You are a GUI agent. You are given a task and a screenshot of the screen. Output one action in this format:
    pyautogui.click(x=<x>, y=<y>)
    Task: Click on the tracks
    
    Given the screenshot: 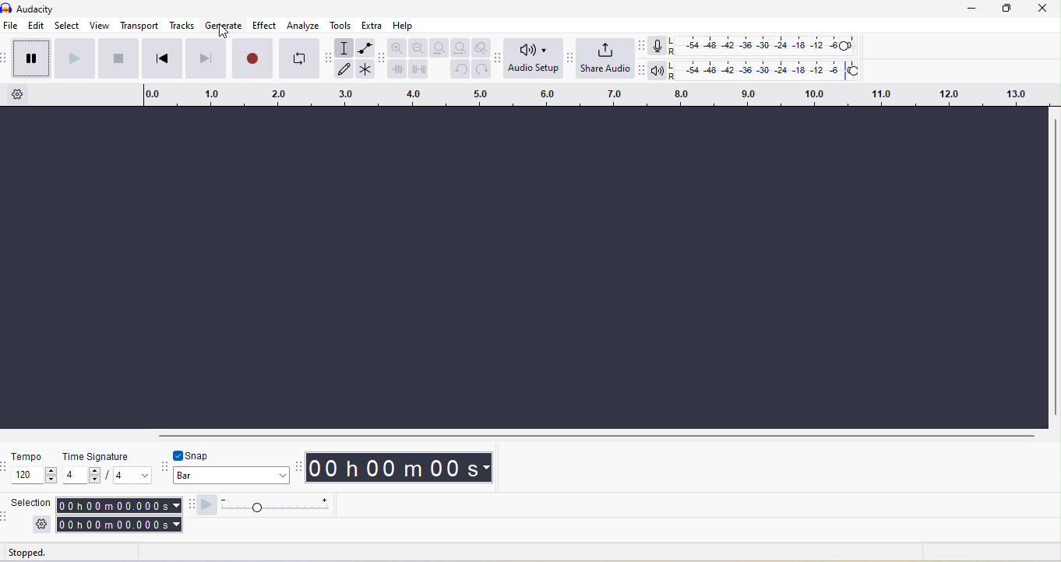 What is the action you would take?
    pyautogui.click(x=182, y=26)
    